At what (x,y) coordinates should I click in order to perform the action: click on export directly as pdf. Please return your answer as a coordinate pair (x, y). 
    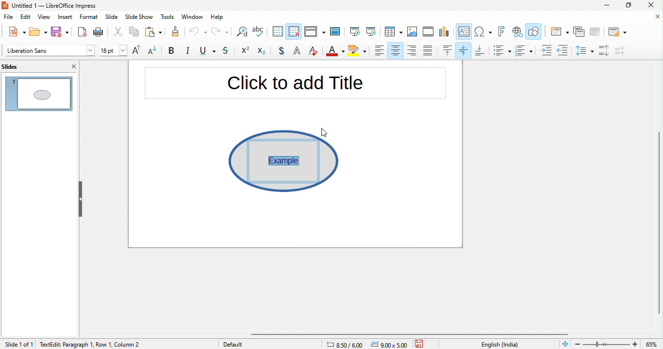
    Looking at the image, I should click on (81, 32).